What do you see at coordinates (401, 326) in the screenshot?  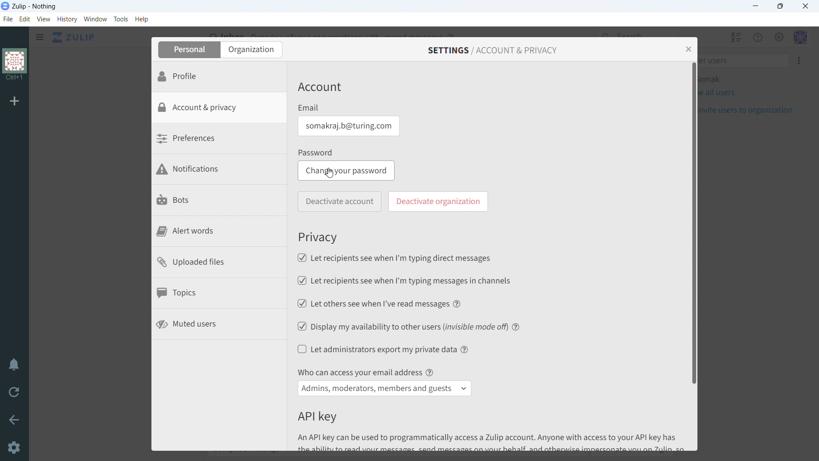 I see `display my availibility to other users` at bounding box center [401, 326].